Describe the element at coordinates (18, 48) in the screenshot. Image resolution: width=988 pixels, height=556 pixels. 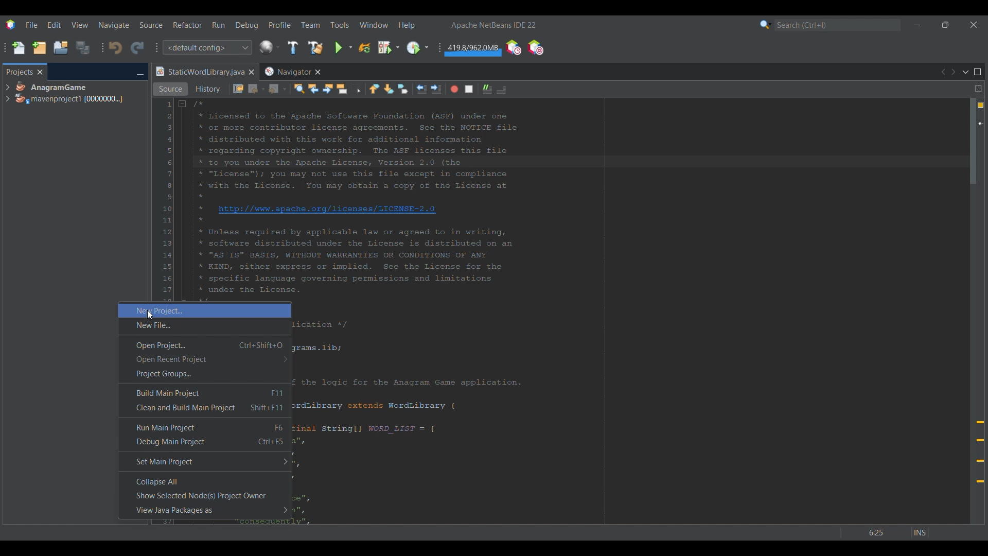
I see `New file` at that location.